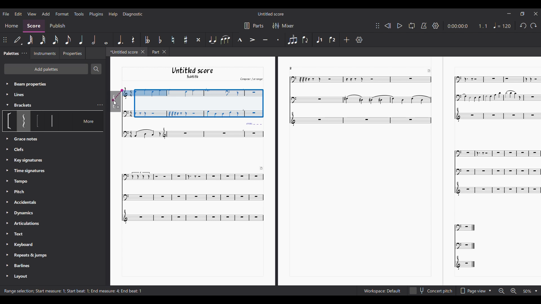  Describe the element at coordinates (43, 40) in the screenshot. I see `32nd note` at that location.